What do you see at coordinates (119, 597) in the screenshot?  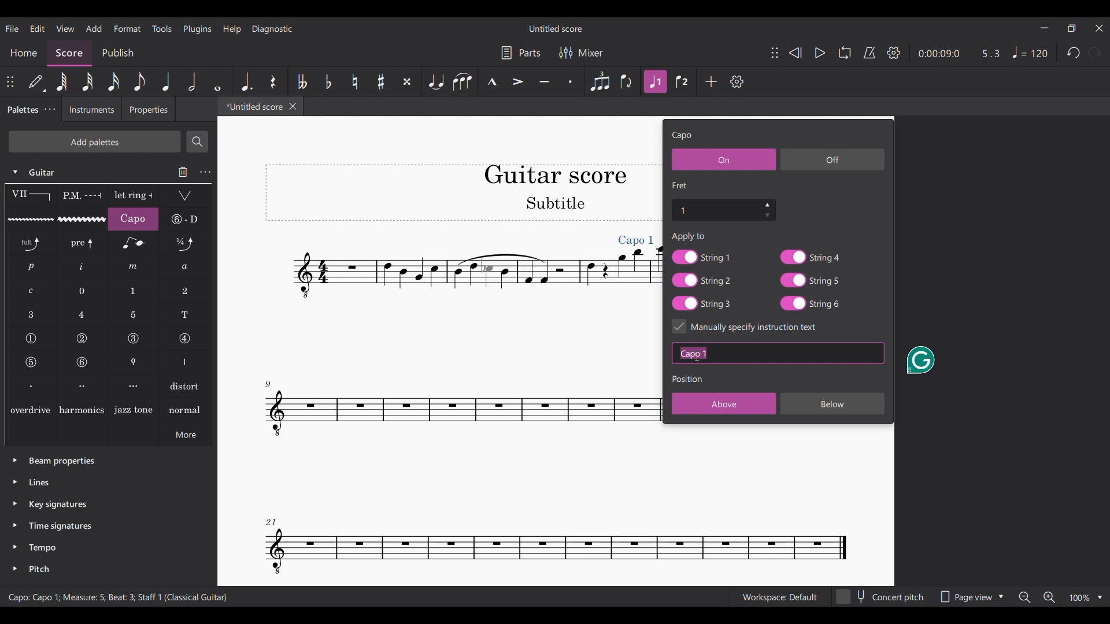 I see `Description of current selection` at bounding box center [119, 597].